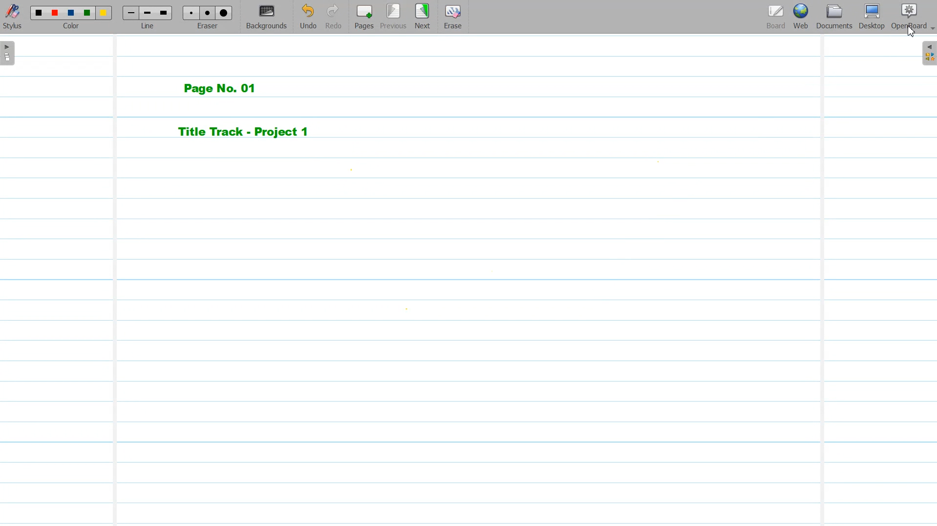  What do you see at coordinates (208, 17) in the screenshot?
I see `Eraser` at bounding box center [208, 17].